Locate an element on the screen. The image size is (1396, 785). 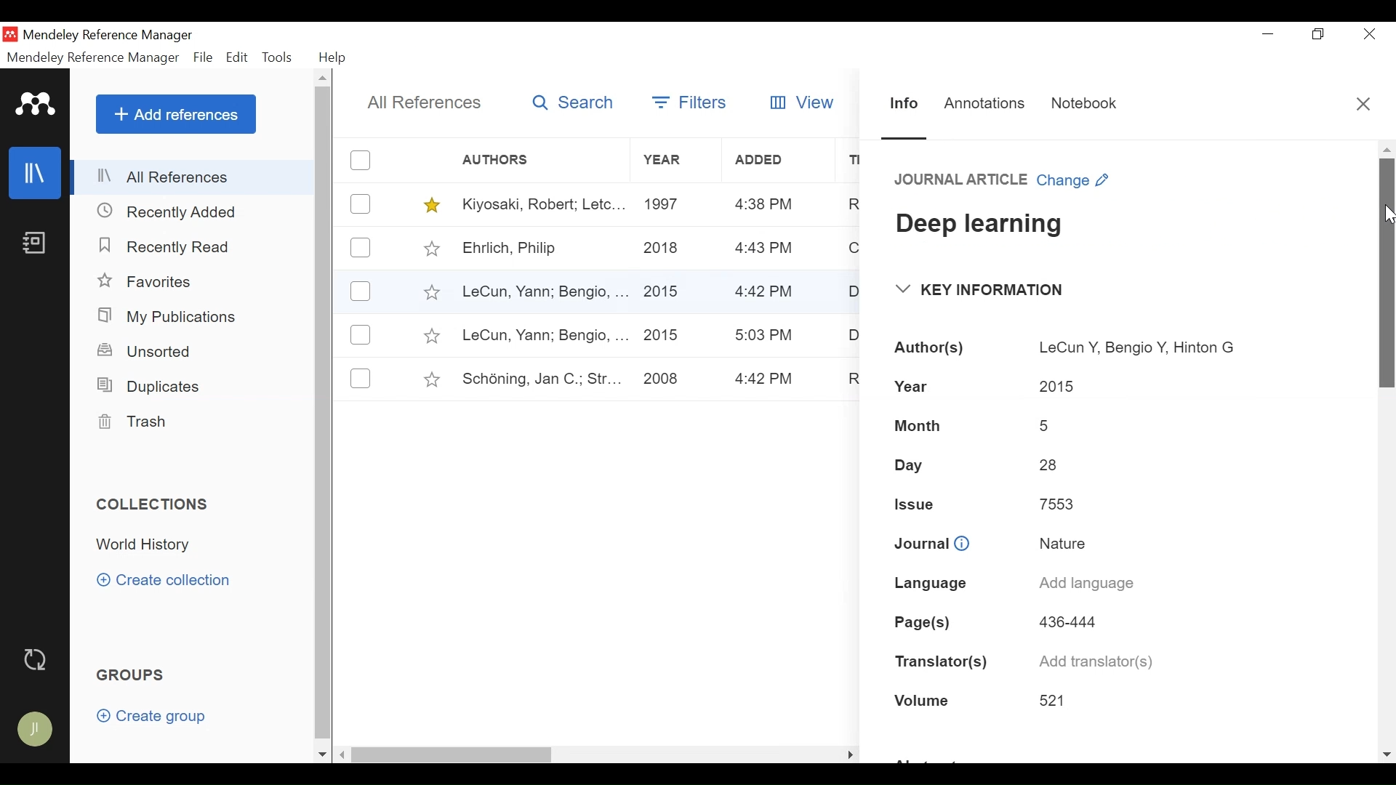
2008 is located at coordinates (661, 379).